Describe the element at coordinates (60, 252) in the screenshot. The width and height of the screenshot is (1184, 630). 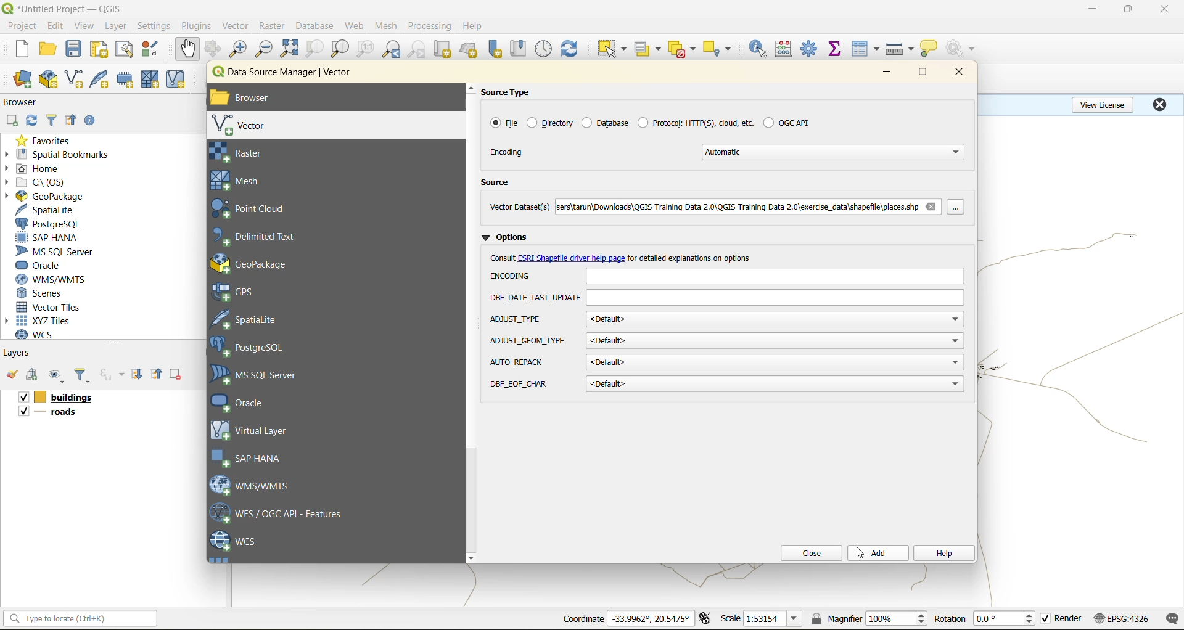
I see `ms sql server` at that location.